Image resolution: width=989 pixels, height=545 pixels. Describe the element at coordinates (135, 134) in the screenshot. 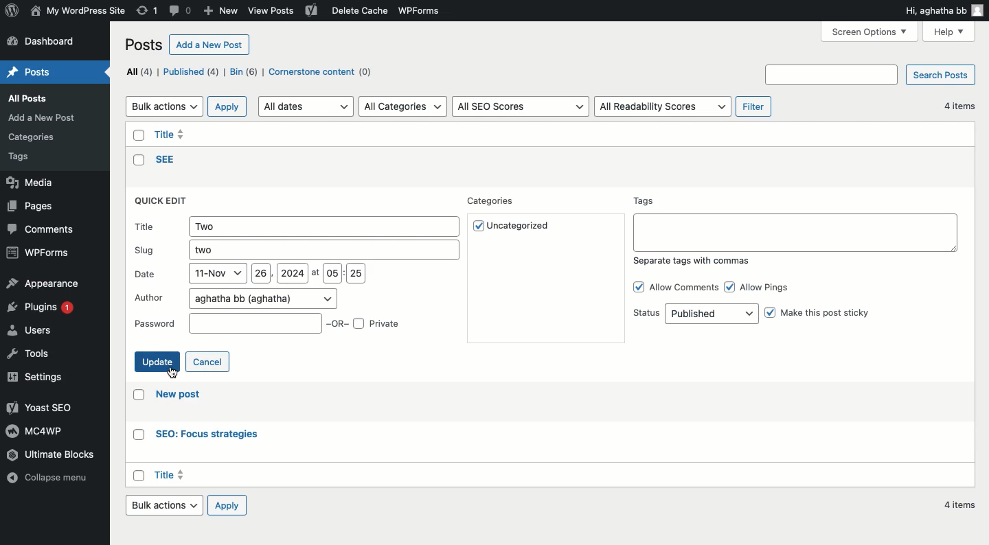

I see `checkbox` at that location.